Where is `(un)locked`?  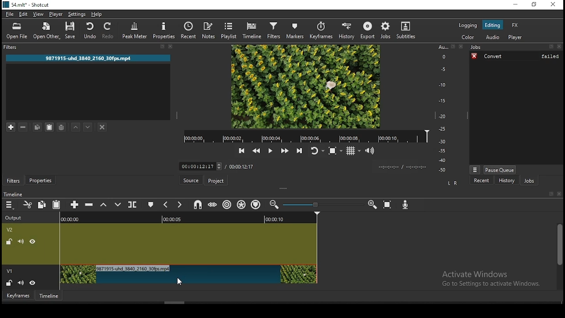 (un)locked is located at coordinates (10, 242).